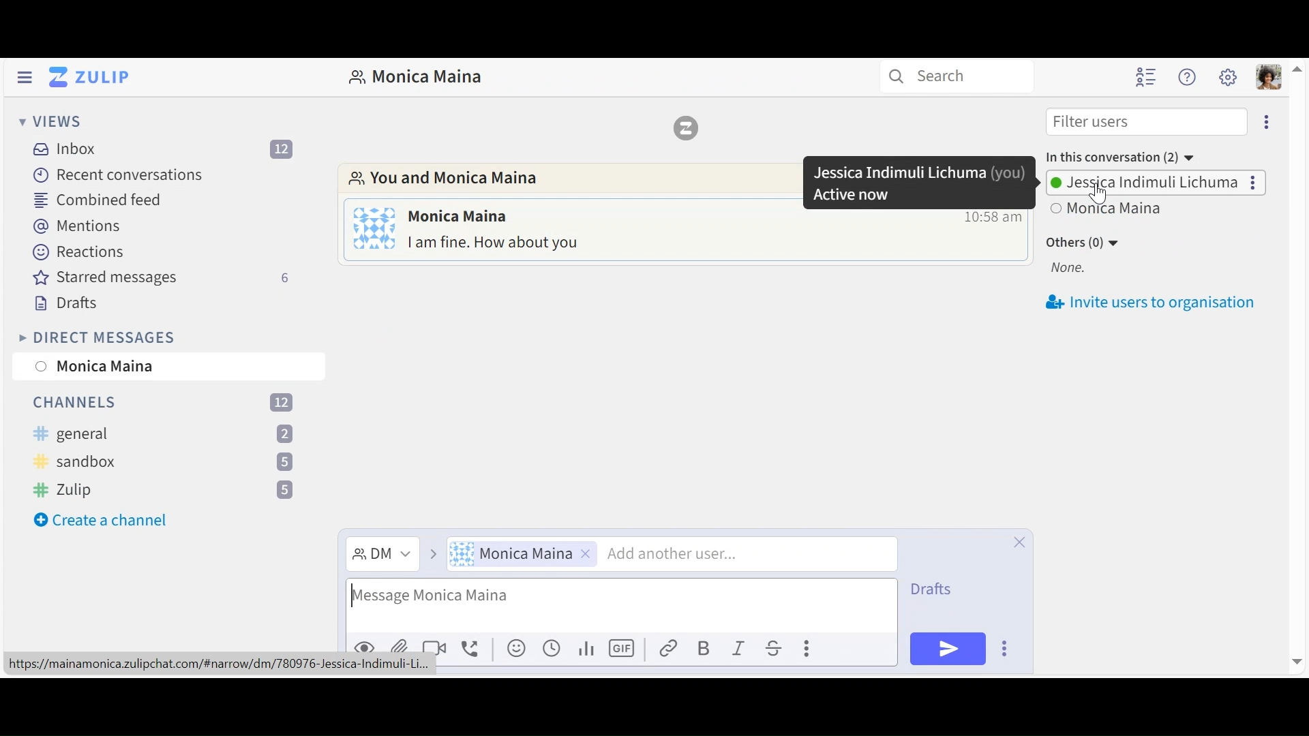 This screenshot has height=736, width=1309. What do you see at coordinates (1188, 76) in the screenshot?
I see `Help user` at bounding box center [1188, 76].